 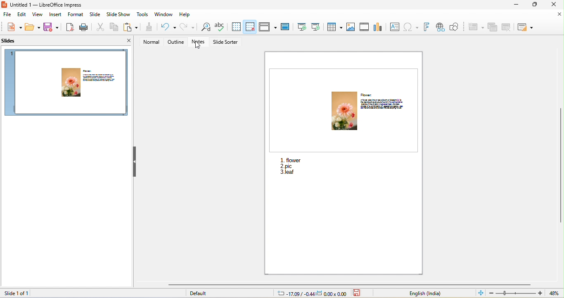 What do you see at coordinates (492, 27) in the screenshot?
I see `multi calculator` at bounding box center [492, 27].